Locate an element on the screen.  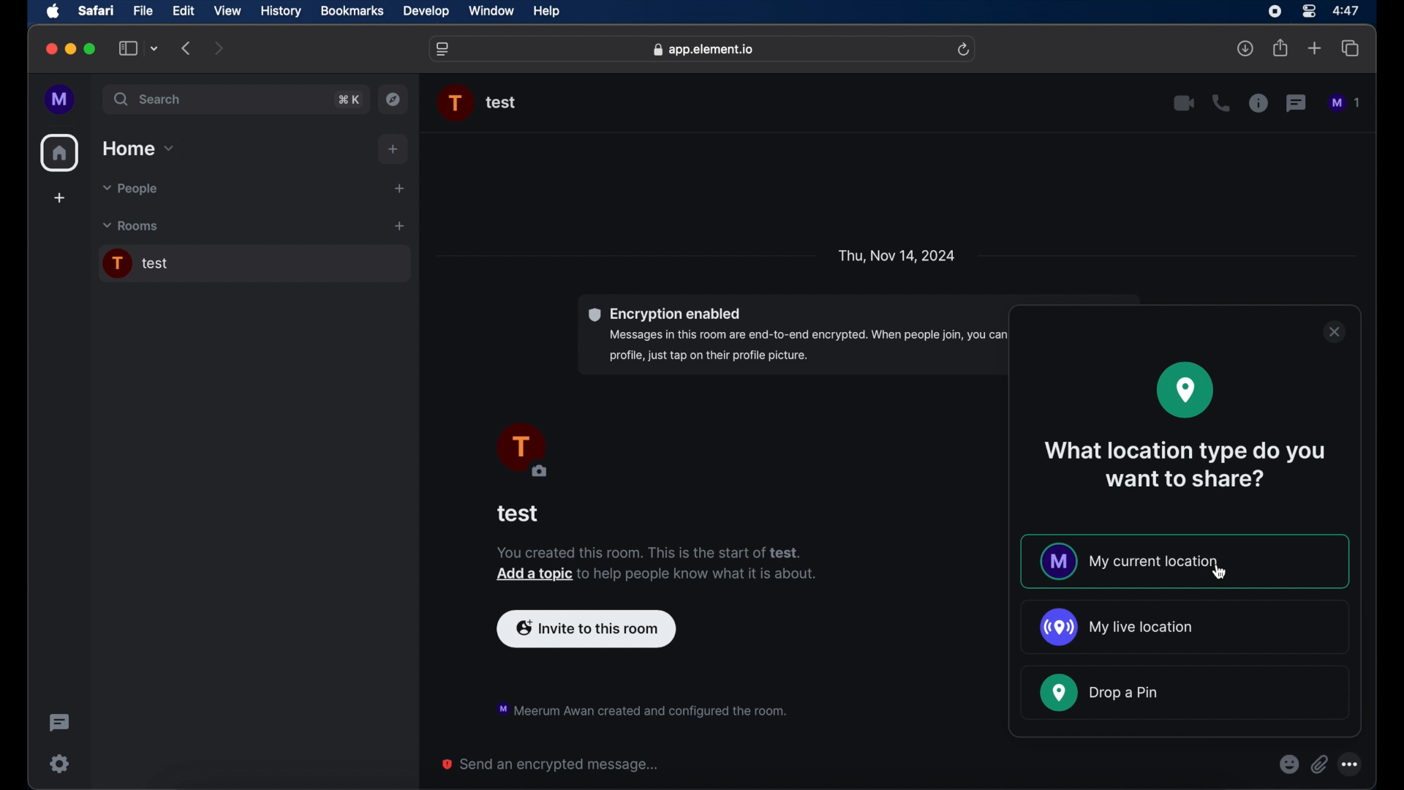
notification is located at coordinates (657, 565).